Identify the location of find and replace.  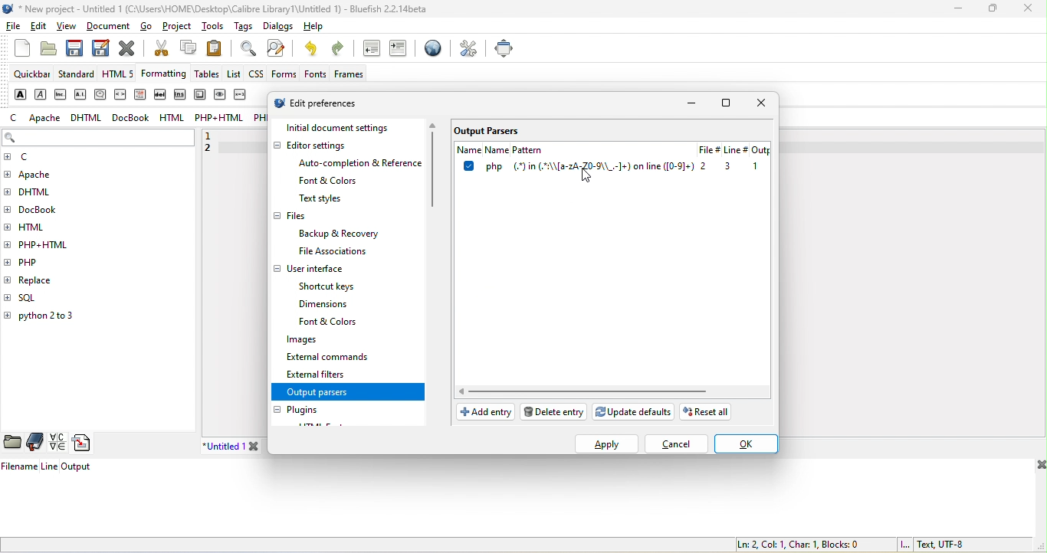
(280, 49).